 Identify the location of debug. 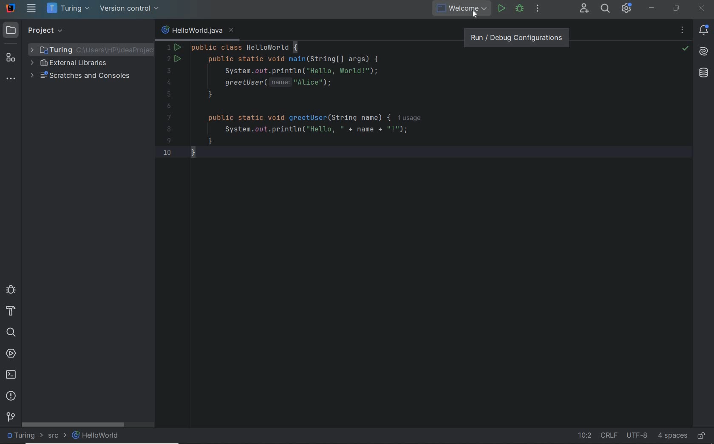
(11, 289).